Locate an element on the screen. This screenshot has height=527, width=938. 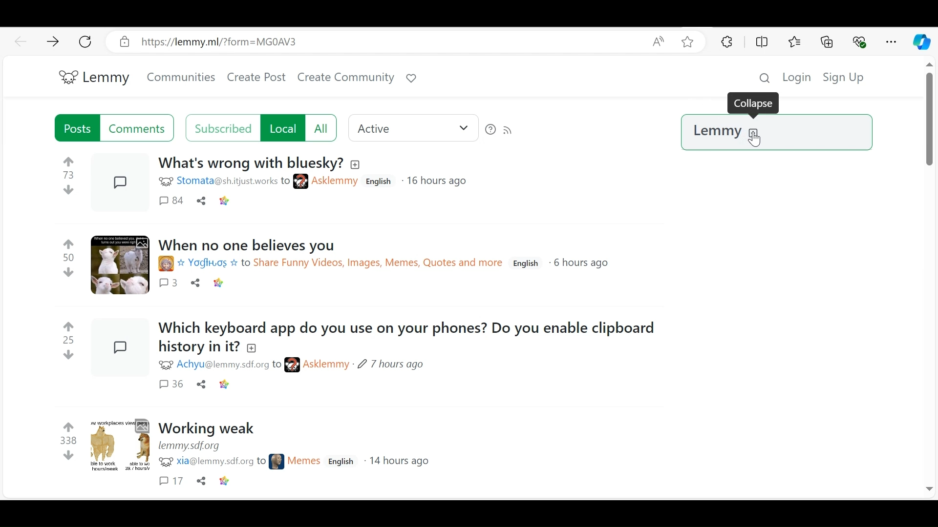
Cursor is located at coordinates (757, 141).